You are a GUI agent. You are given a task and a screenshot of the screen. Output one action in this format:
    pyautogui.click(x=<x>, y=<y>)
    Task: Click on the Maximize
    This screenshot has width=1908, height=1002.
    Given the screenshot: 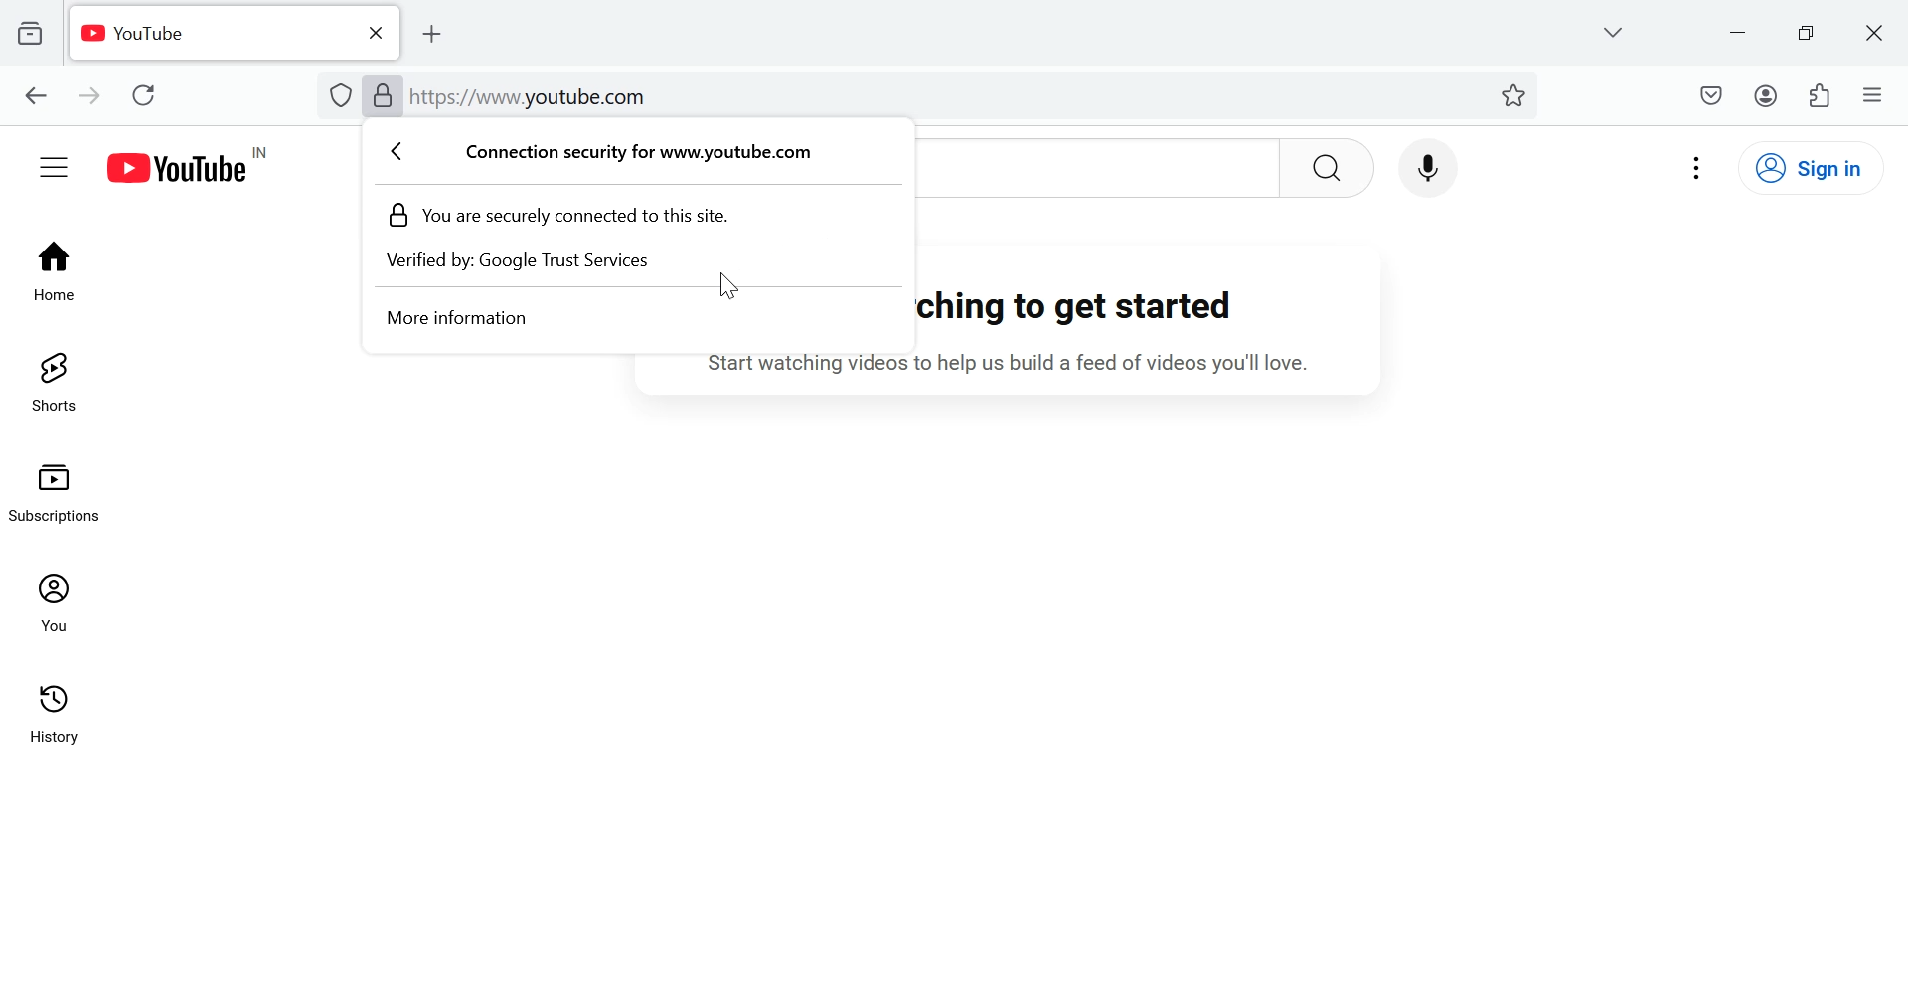 What is the action you would take?
    pyautogui.click(x=1810, y=32)
    